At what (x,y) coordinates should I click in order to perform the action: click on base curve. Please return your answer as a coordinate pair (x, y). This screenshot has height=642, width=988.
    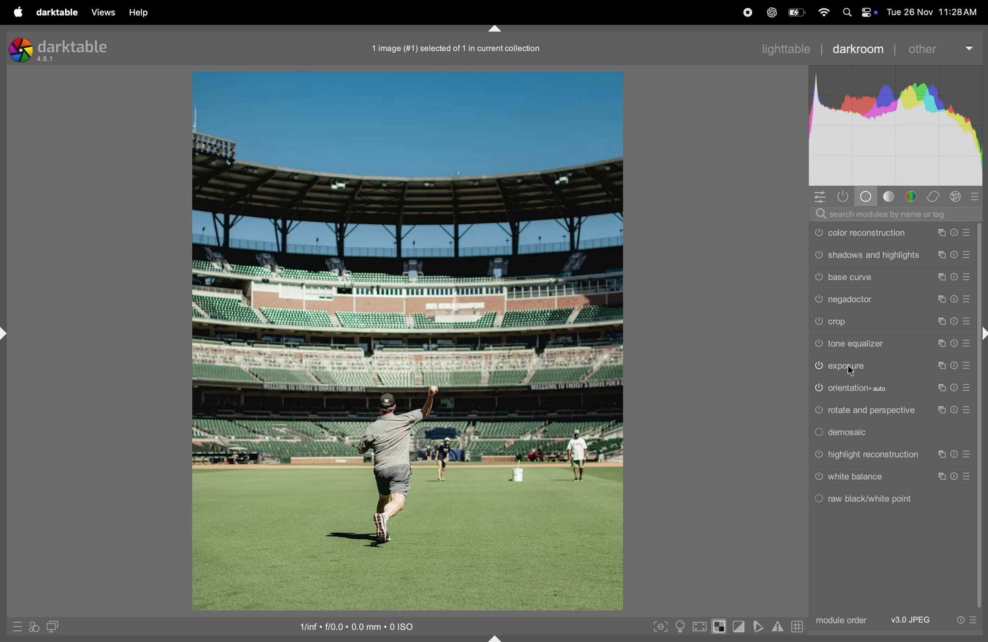
    Looking at the image, I should click on (851, 278).